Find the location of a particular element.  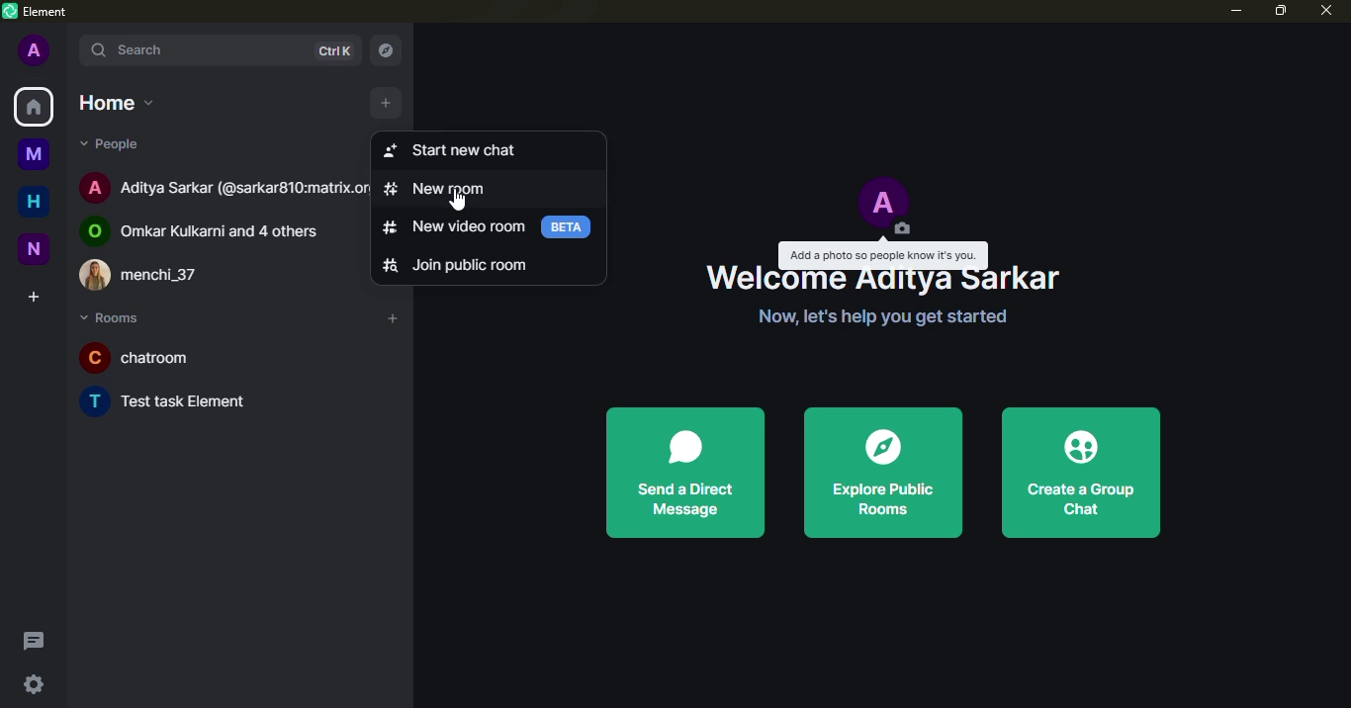

add is located at coordinates (388, 104).